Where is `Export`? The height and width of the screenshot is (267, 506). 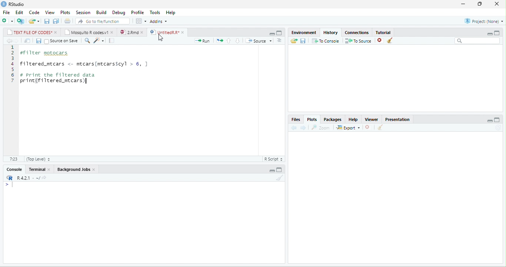 Export is located at coordinates (348, 128).